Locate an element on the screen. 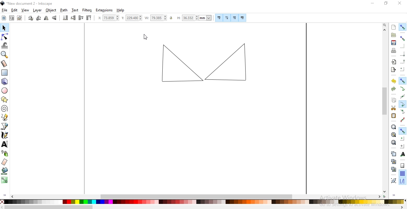 This screenshot has width=407, height=209. create and edit text objects is located at coordinates (5, 145).